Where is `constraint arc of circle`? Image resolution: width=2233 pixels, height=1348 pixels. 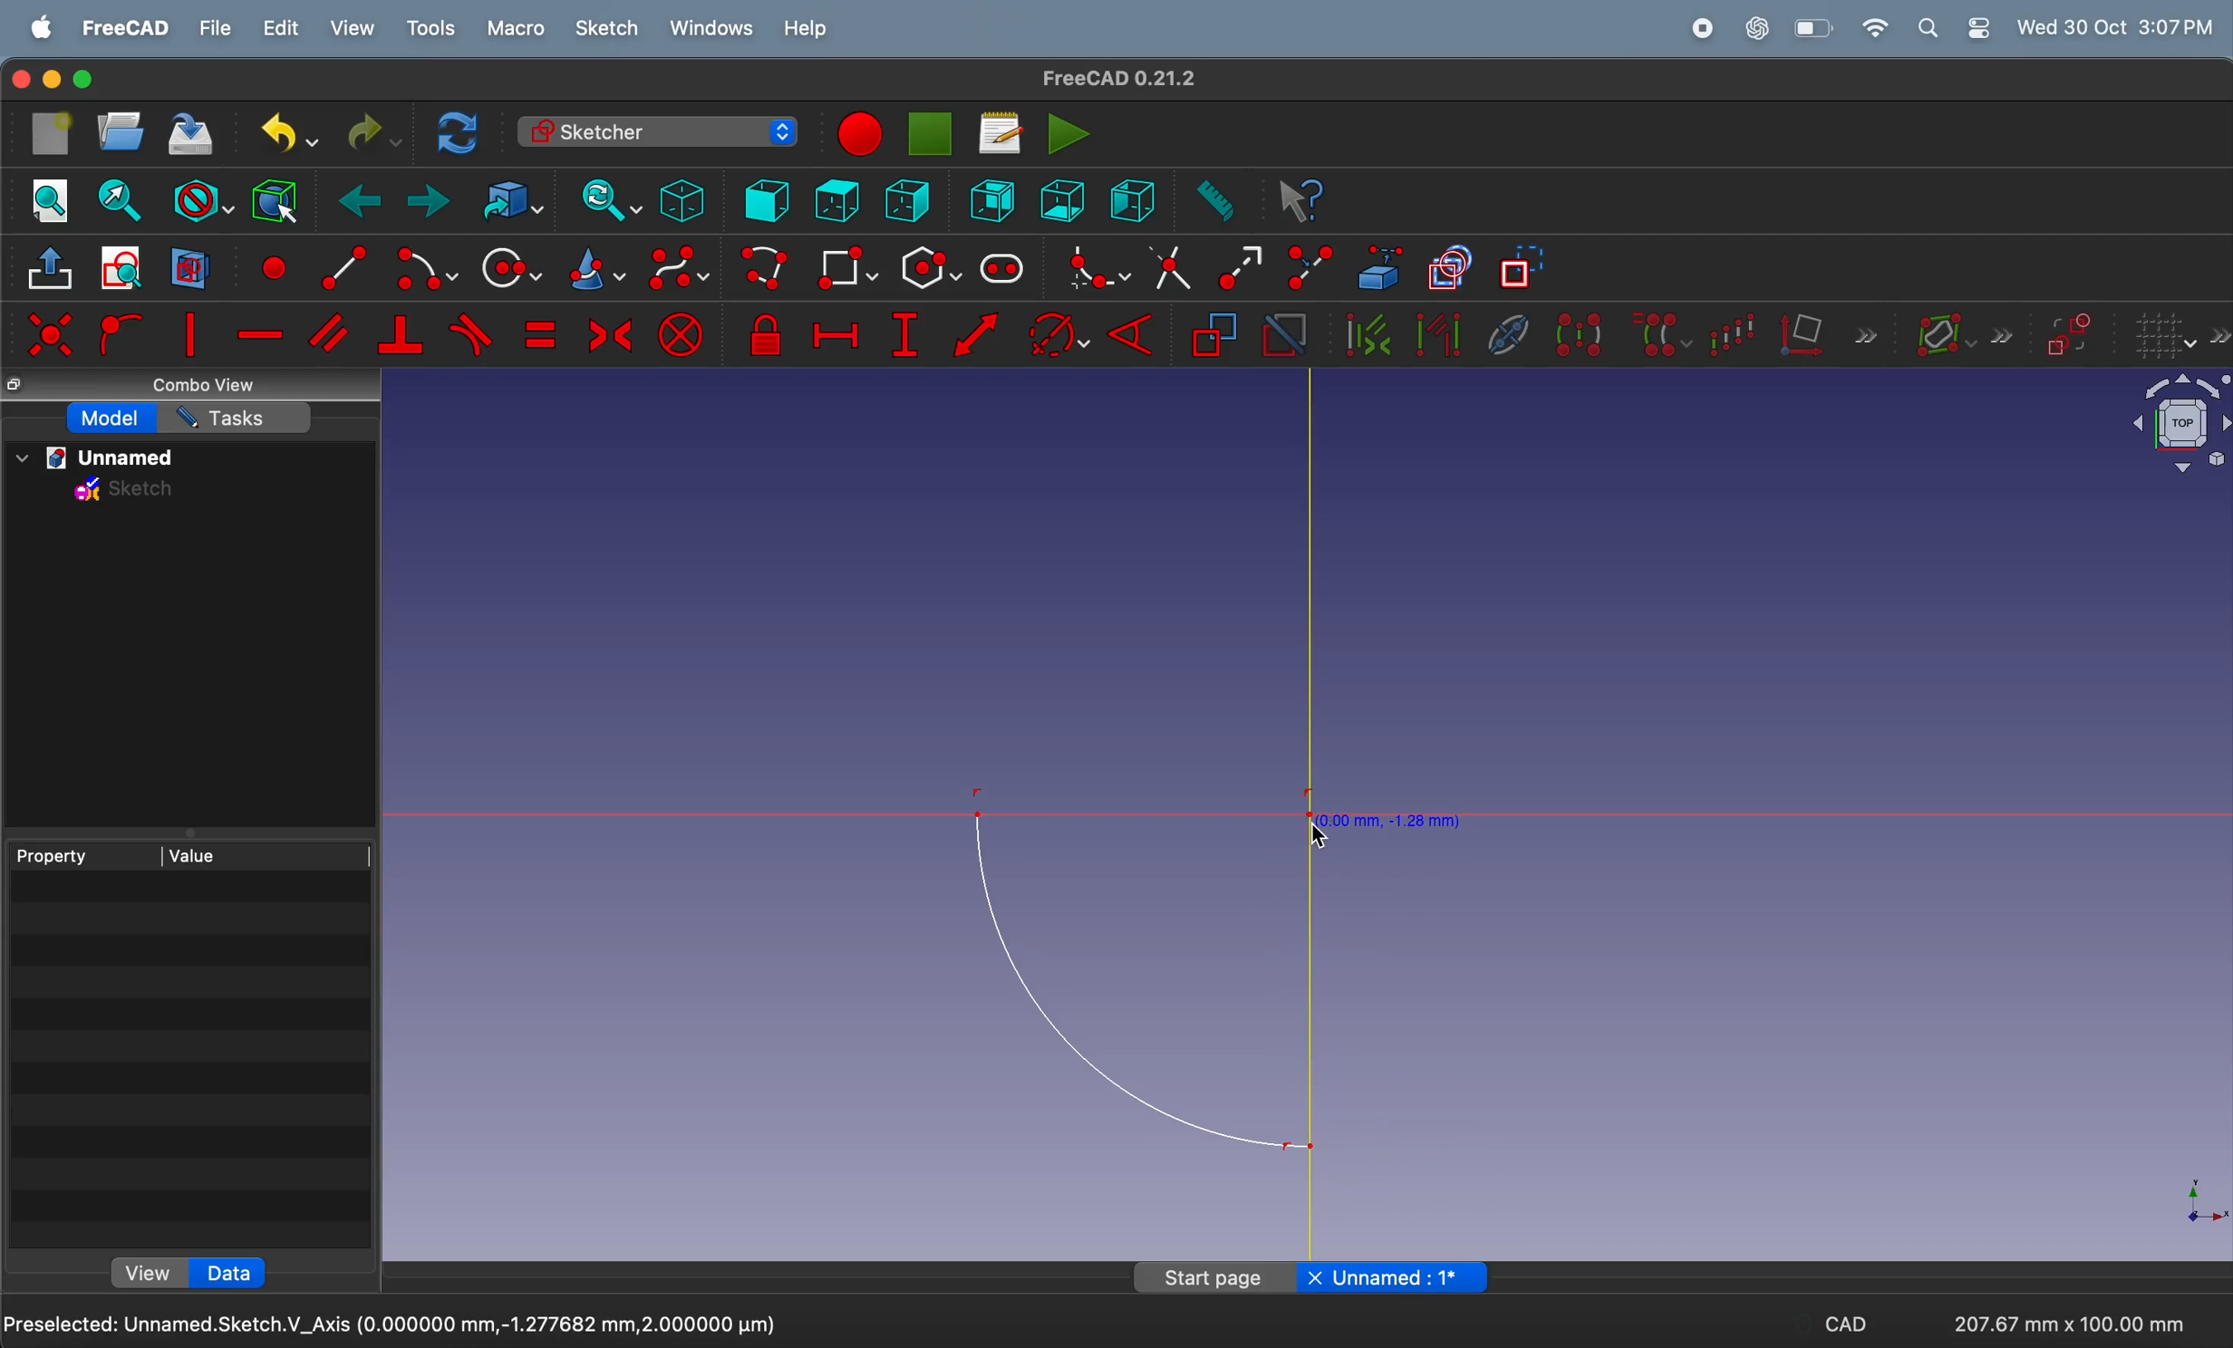
constraint arc of circle is located at coordinates (1059, 334).